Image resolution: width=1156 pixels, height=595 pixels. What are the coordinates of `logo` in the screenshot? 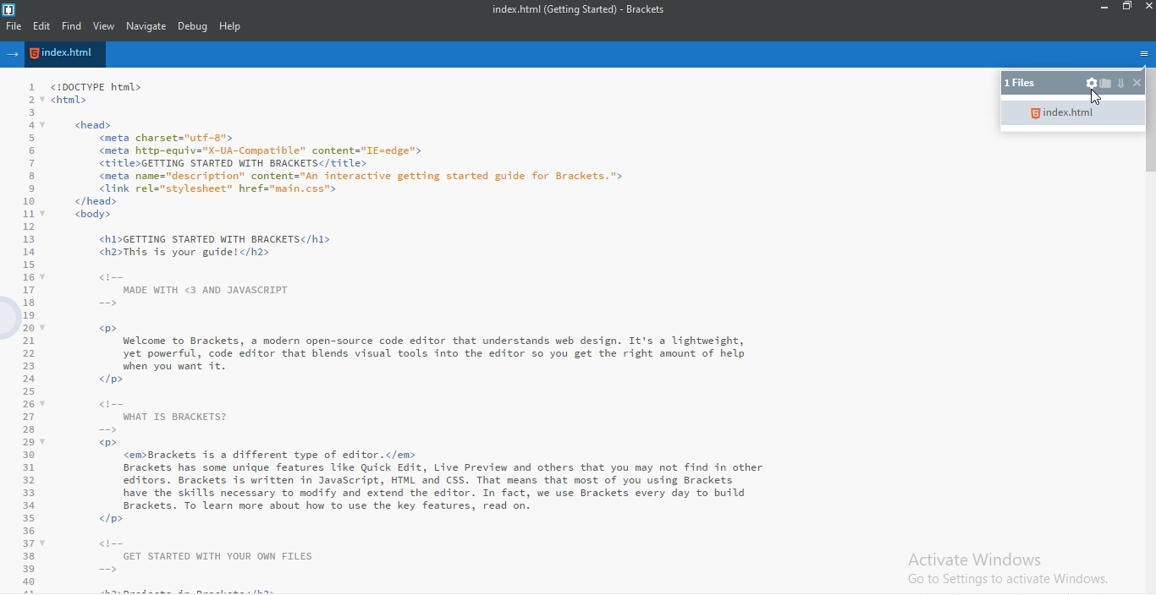 It's located at (10, 8).